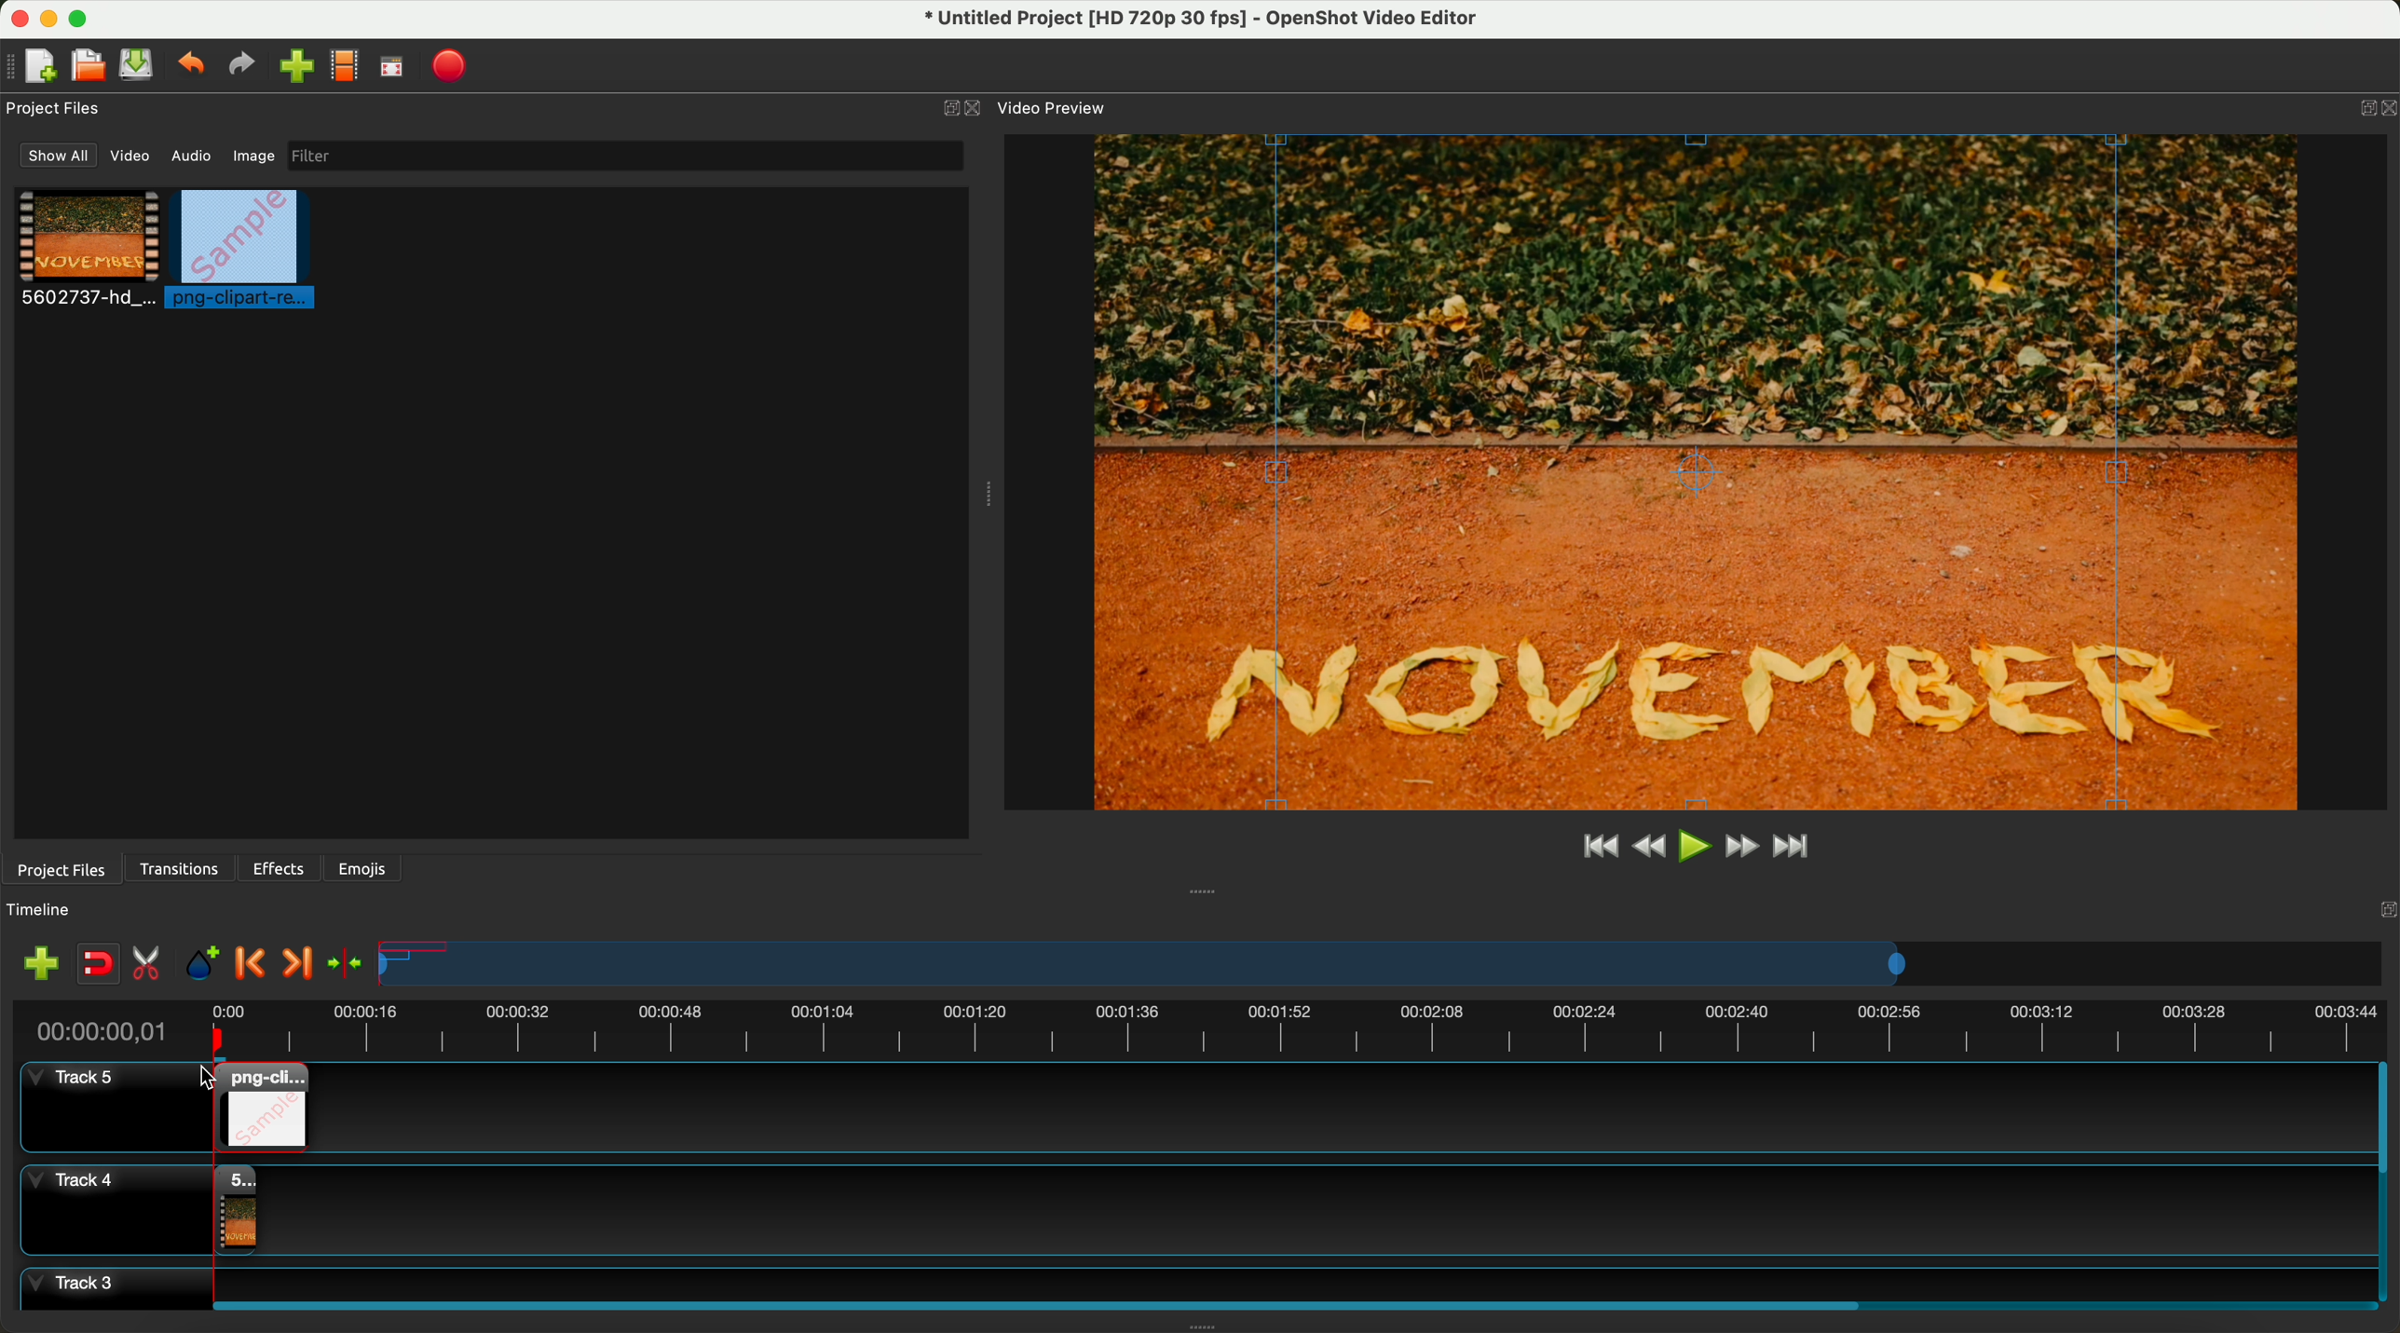 The height and width of the screenshot is (1333, 2400). I want to click on scroll bar, so click(1286, 1302).